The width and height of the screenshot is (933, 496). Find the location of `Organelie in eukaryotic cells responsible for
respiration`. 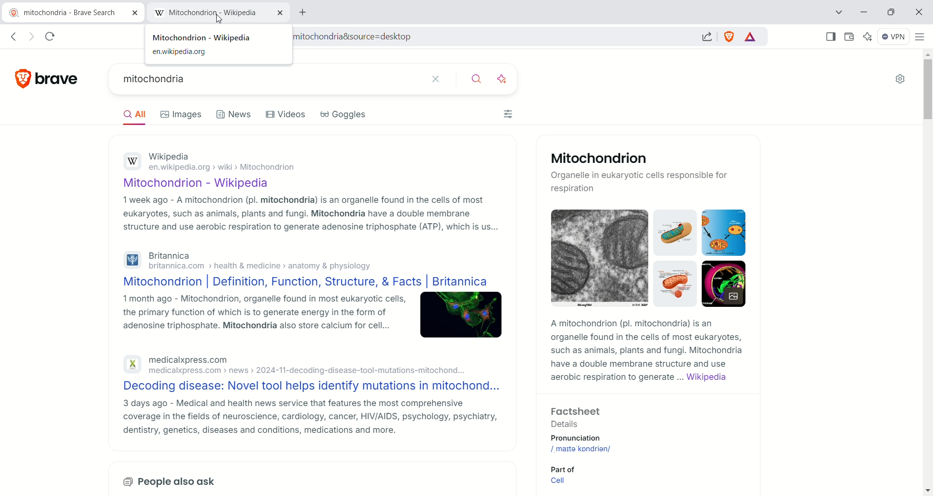

Organelie in eukaryotic cells responsible for
respiration is located at coordinates (643, 182).